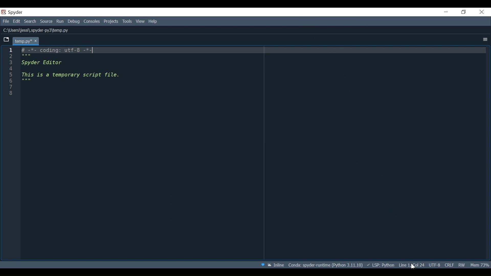 This screenshot has height=276, width=491. I want to click on Help, so click(154, 22).